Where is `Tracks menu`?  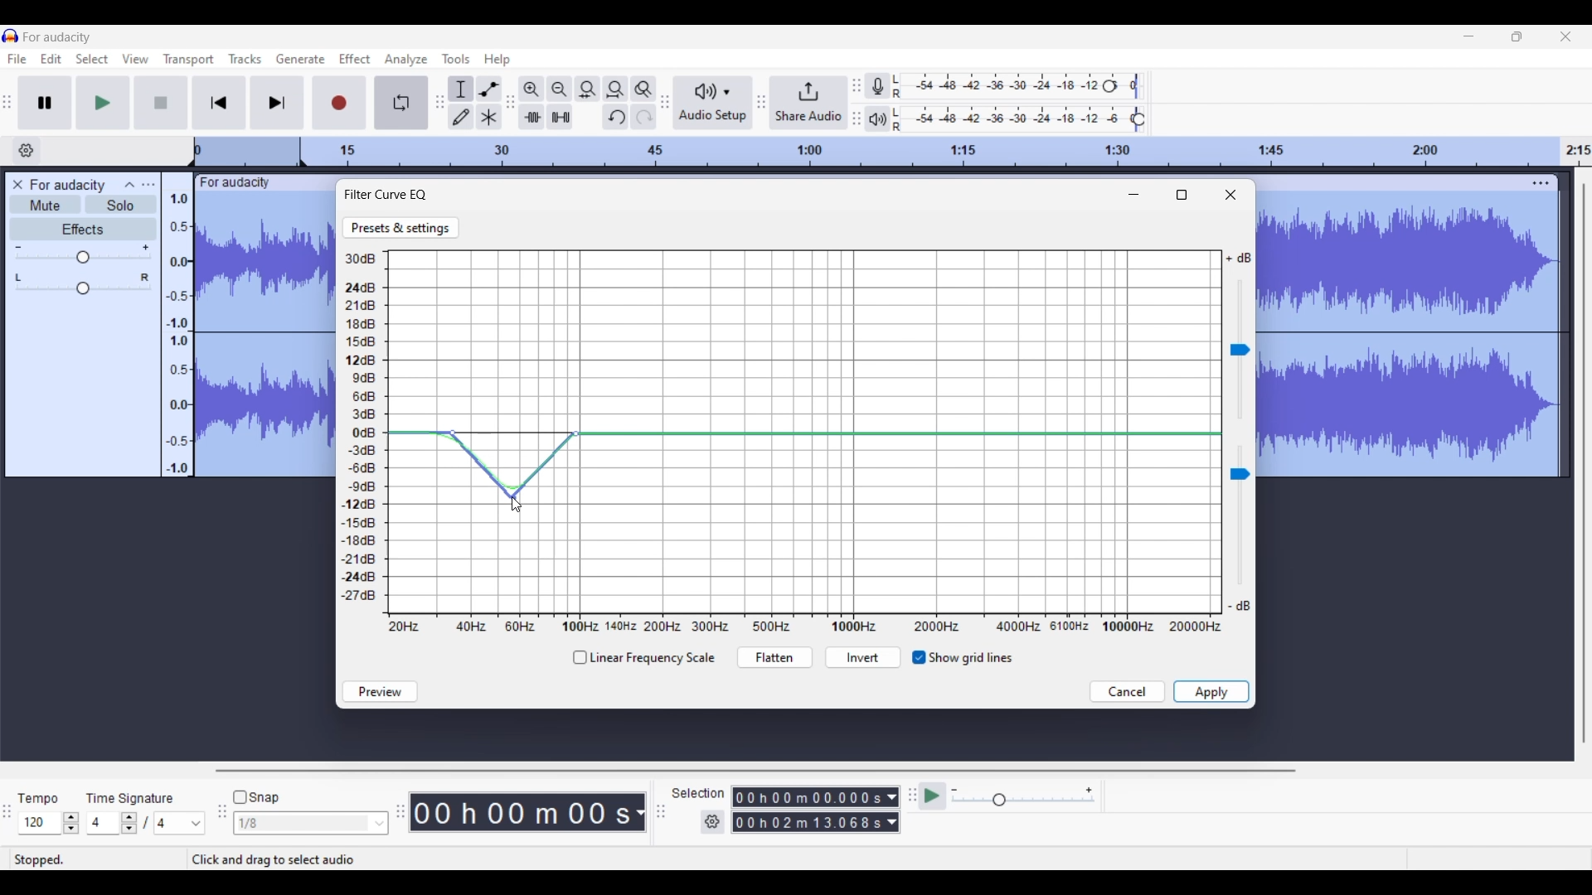
Tracks menu is located at coordinates (245, 59).